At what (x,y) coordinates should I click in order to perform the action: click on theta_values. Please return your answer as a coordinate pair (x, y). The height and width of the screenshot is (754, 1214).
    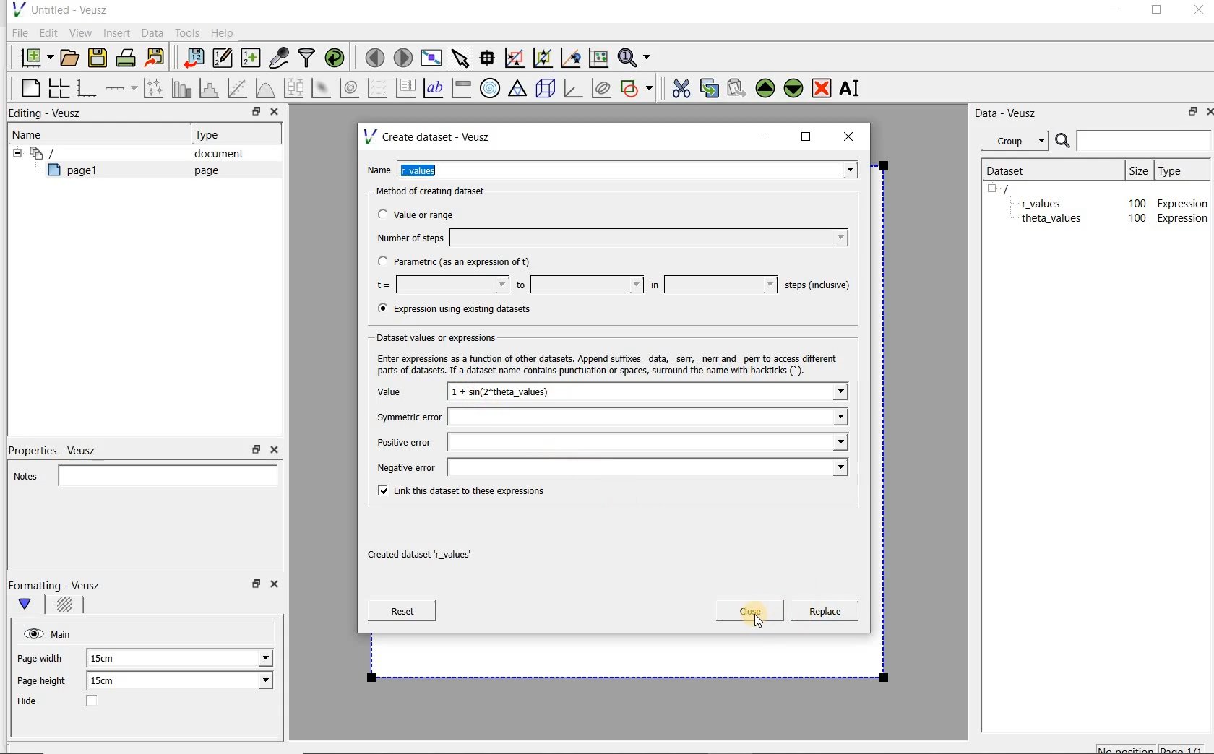
    Looking at the image, I should click on (1055, 220).